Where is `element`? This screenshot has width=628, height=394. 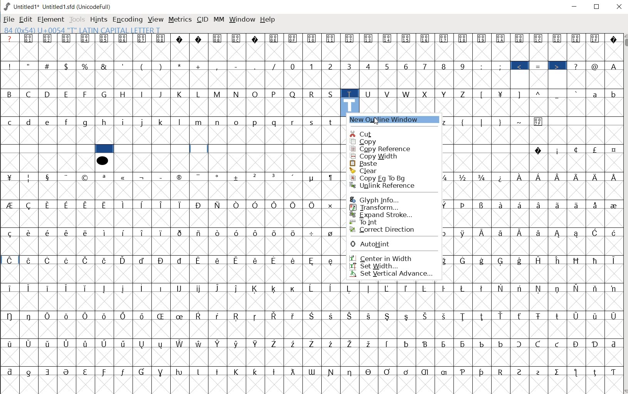
element is located at coordinates (50, 19).